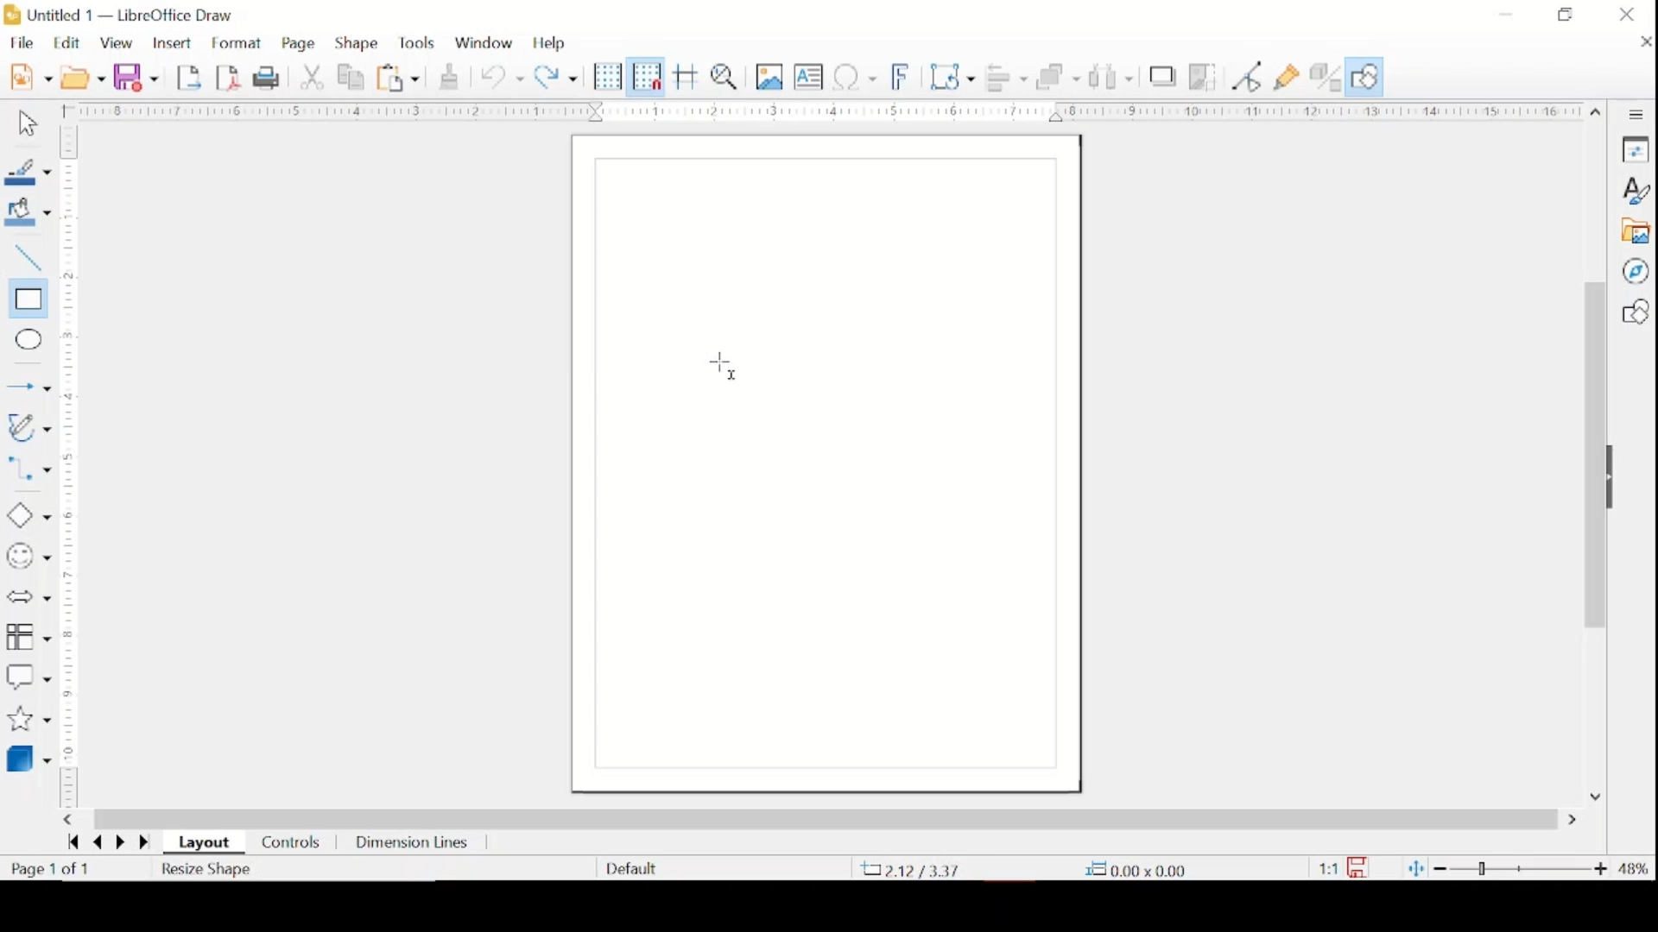  What do you see at coordinates (855, 76) in the screenshot?
I see `insert special characters` at bounding box center [855, 76].